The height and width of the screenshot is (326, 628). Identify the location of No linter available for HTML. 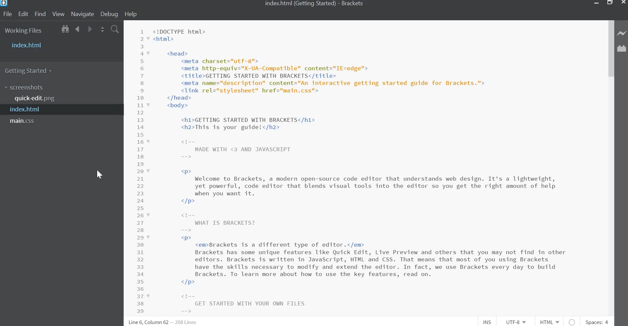
(572, 321).